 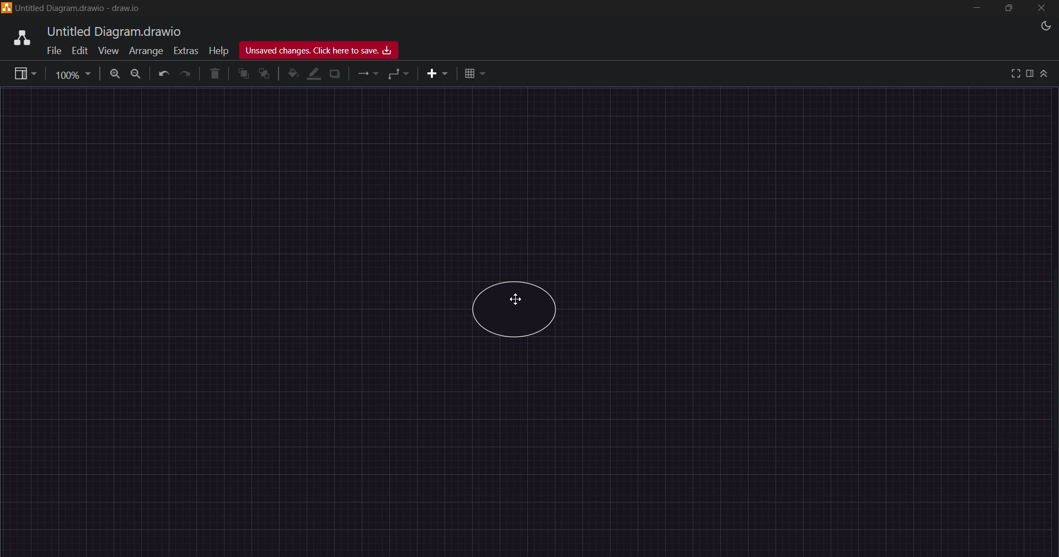 What do you see at coordinates (1048, 73) in the screenshot?
I see `expand/collapse` at bounding box center [1048, 73].